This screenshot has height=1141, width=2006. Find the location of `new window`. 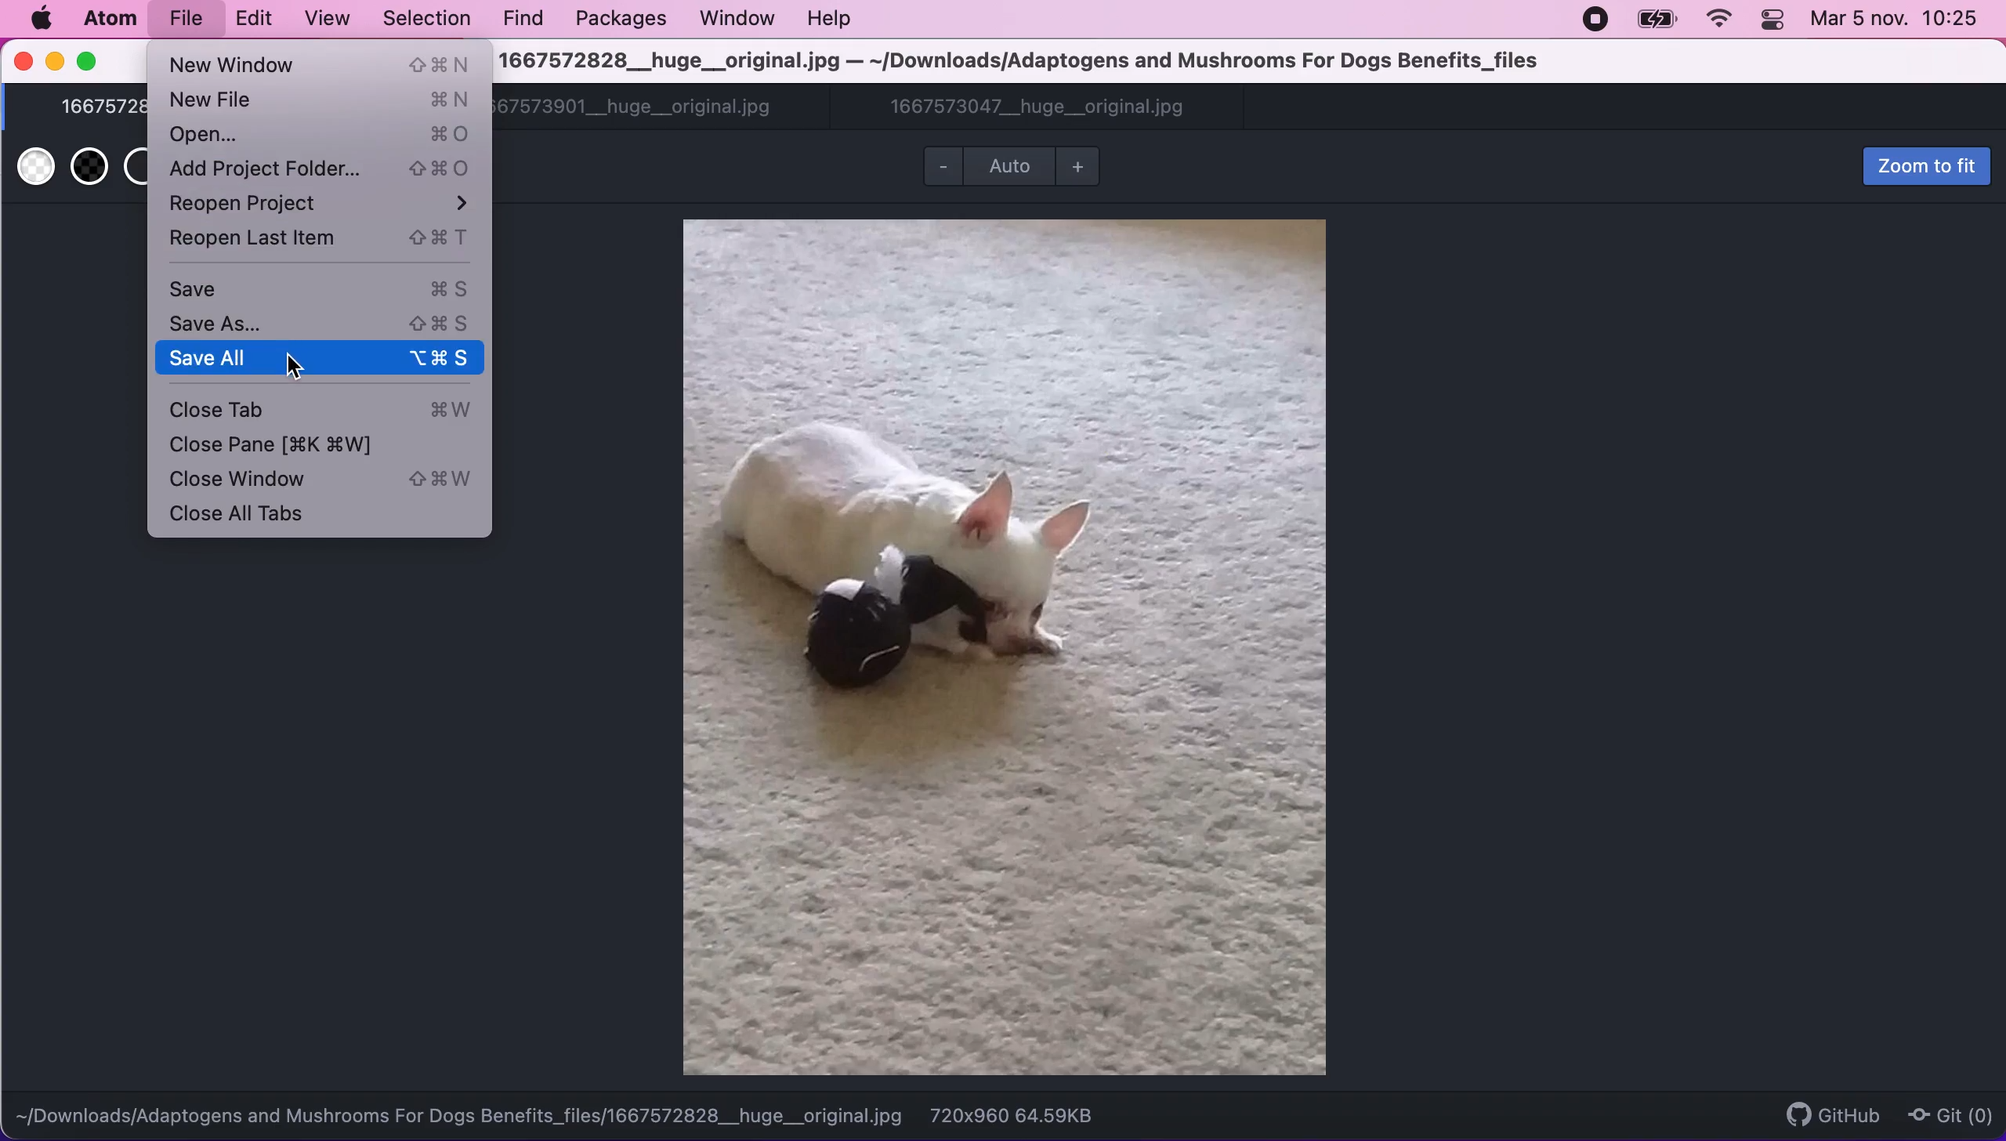

new window is located at coordinates (313, 63).